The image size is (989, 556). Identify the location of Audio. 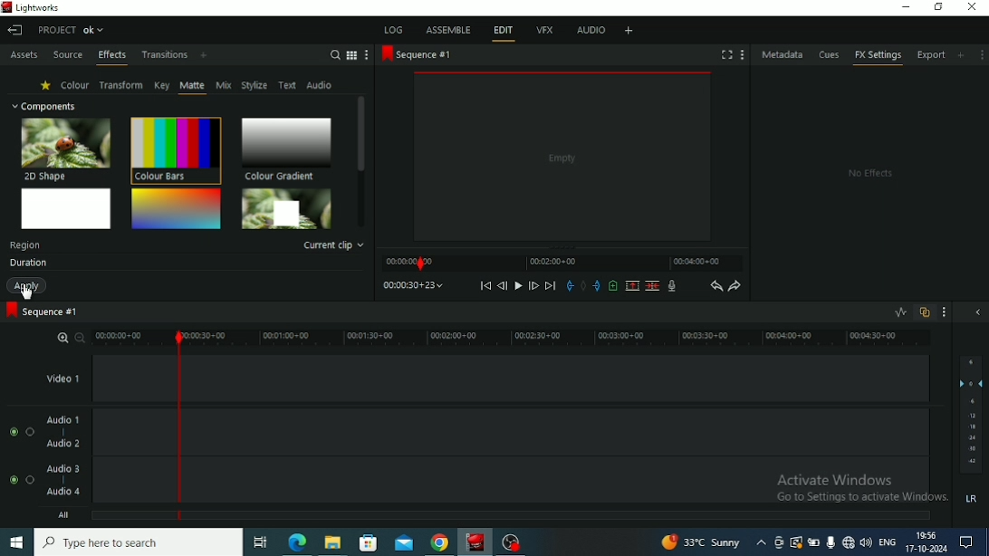
(591, 32).